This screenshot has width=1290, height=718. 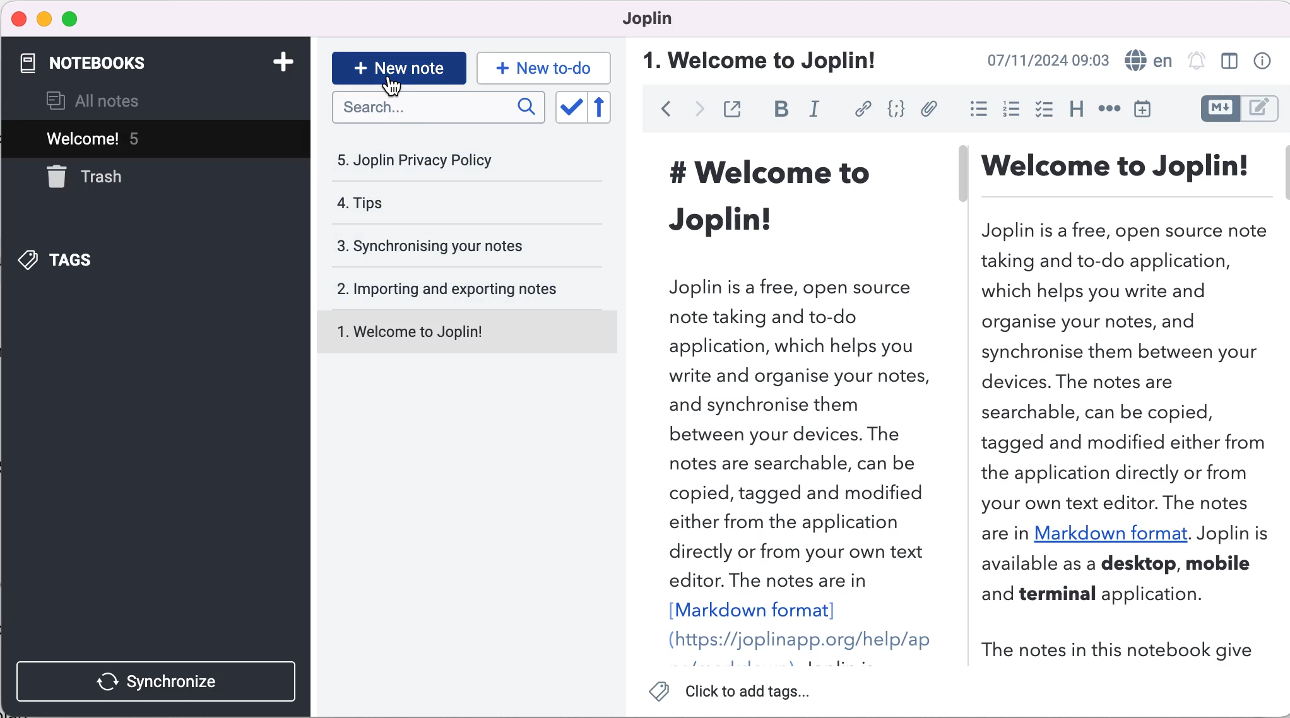 I want to click on attach file, so click(x=929, y=109).